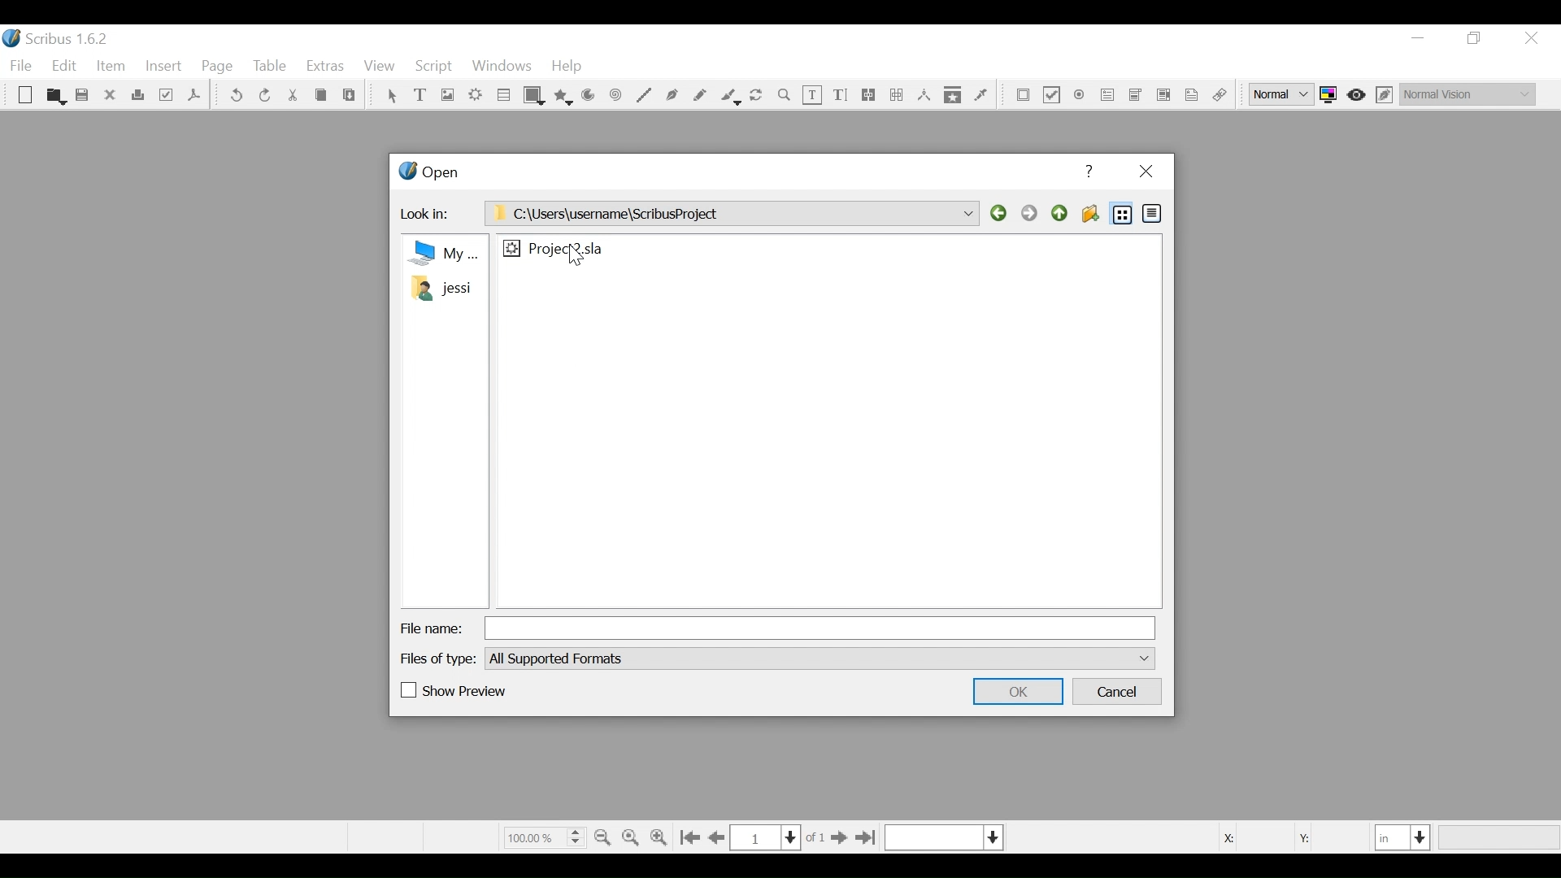 Image resolution: width=1561 pixels, height=878 pixels. Describe the element at coordinates (701, 96) in the screenshot. I see `Freehand line` at that location.